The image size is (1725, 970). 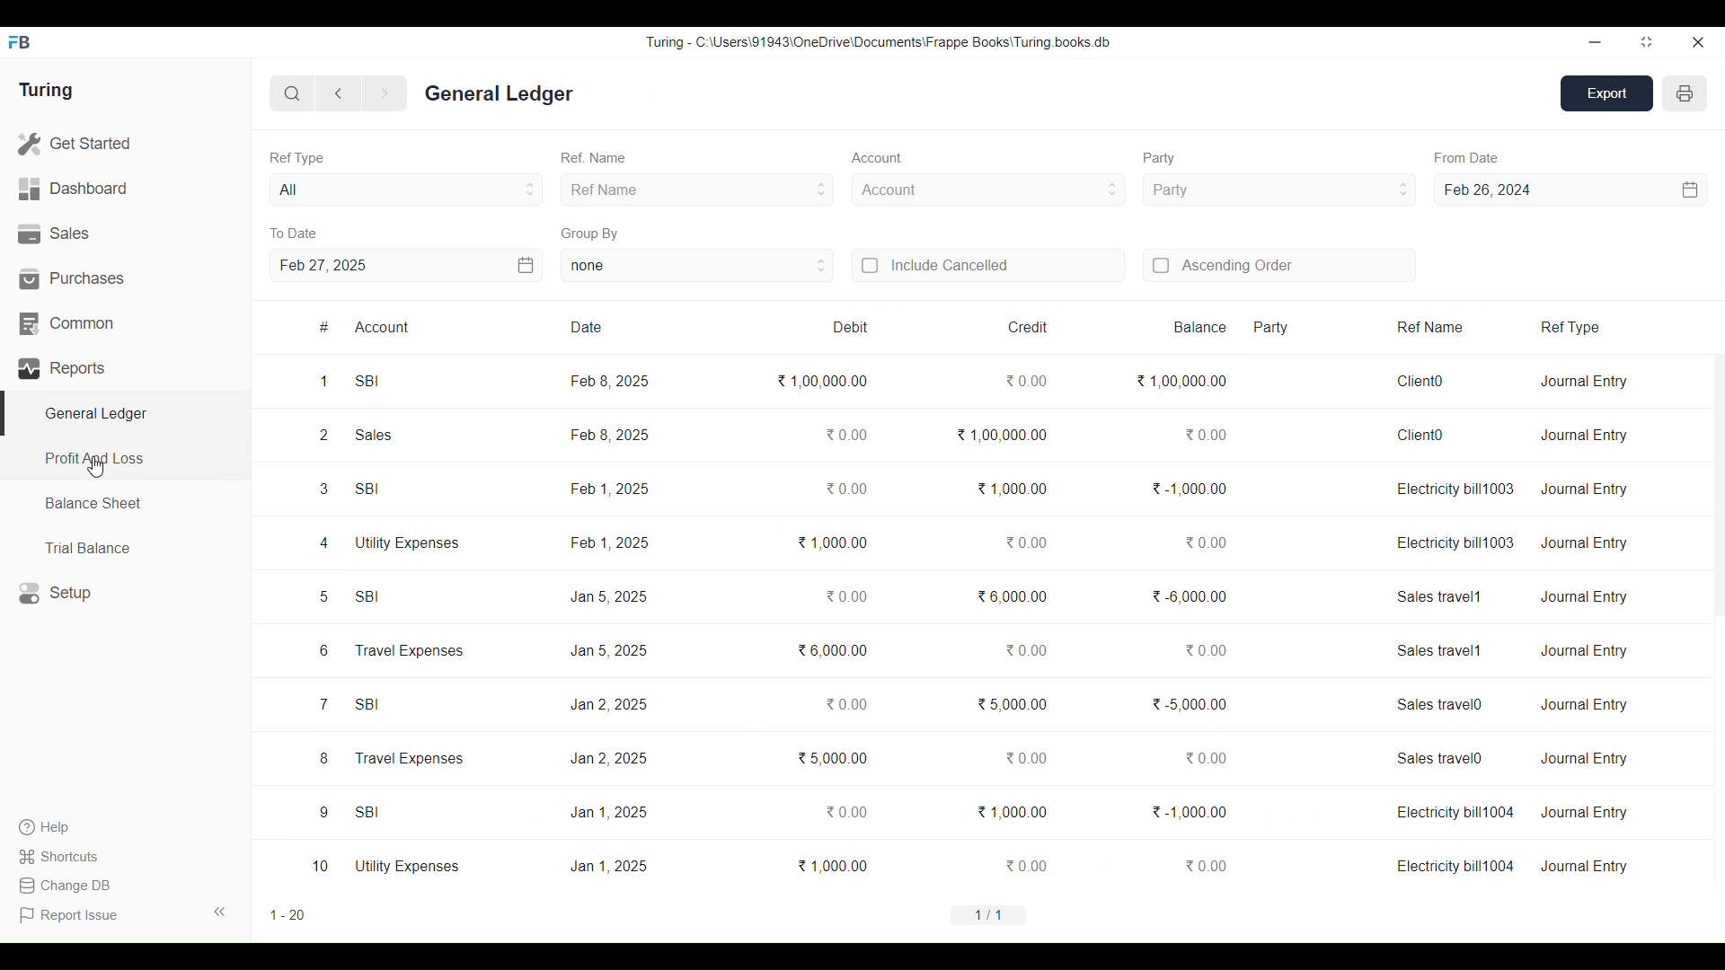 I want to click on Sales travel1, so click(x=1440, y=597).